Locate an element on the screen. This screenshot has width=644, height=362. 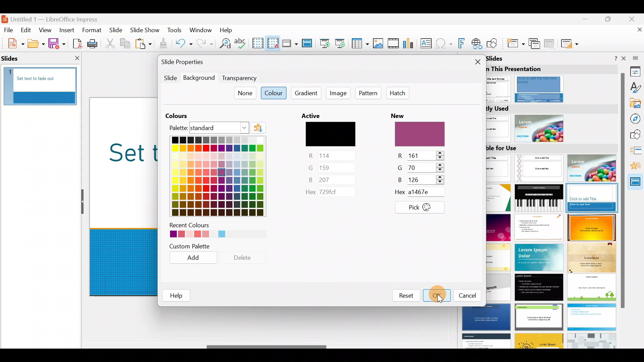
scroll bar is located at coordinates (622, 190).